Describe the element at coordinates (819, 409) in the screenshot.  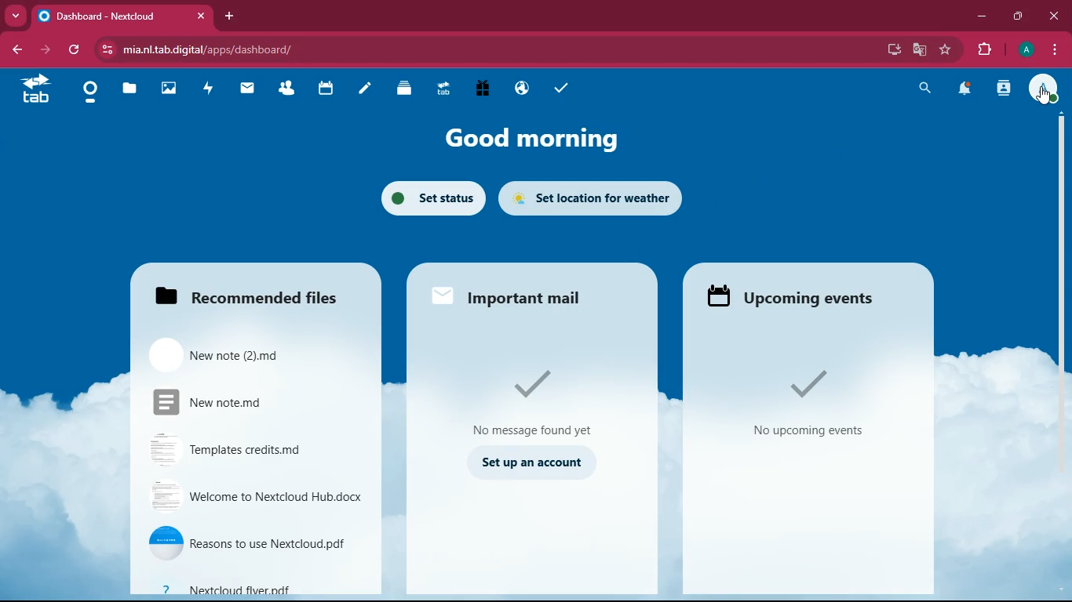
I see `events` at that location.